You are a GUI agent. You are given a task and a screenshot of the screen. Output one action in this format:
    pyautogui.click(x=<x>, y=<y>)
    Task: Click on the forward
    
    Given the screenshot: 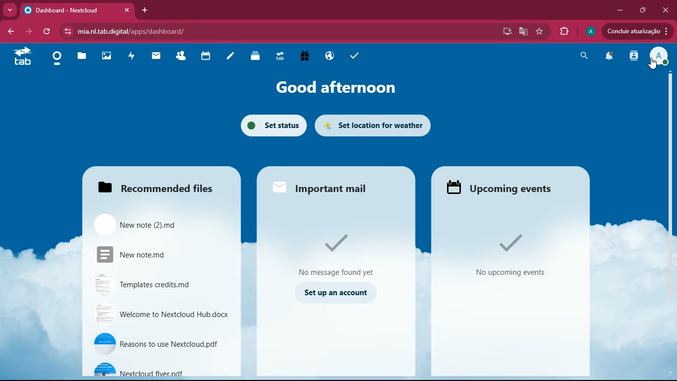 What is the action you would take?
    pyautogui.click(x=30, y=32)
    